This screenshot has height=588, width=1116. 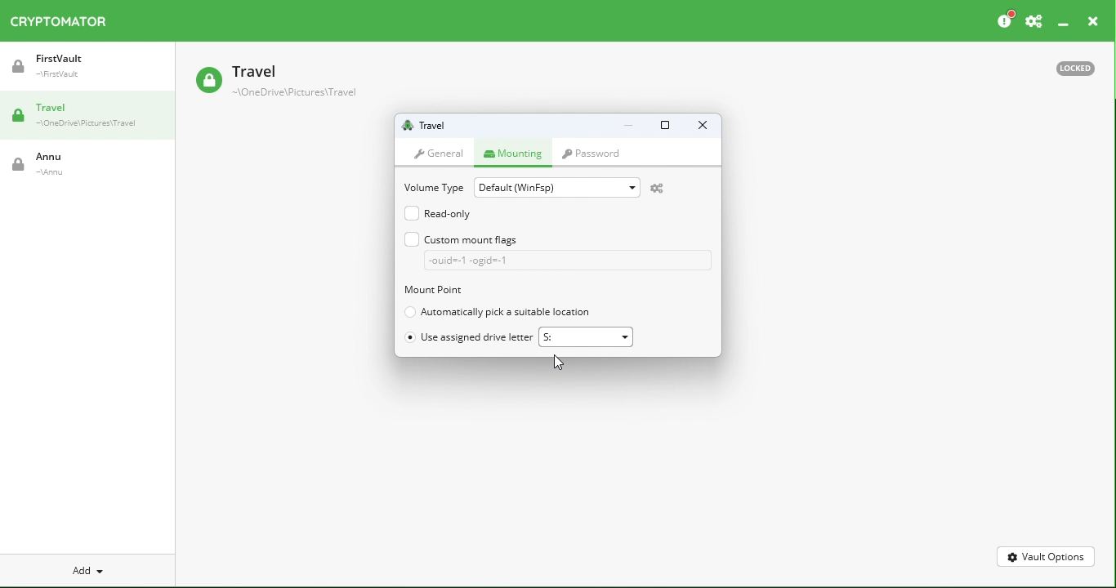 I want to click on Travel, so click(x=89, y=118).